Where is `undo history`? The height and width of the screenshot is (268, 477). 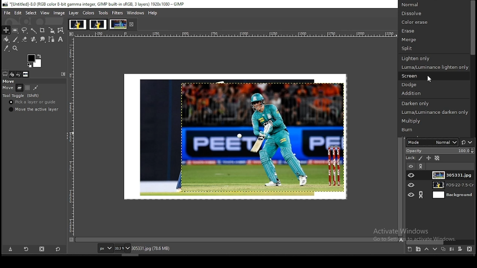
undo history is located at coordinates (19, 74).